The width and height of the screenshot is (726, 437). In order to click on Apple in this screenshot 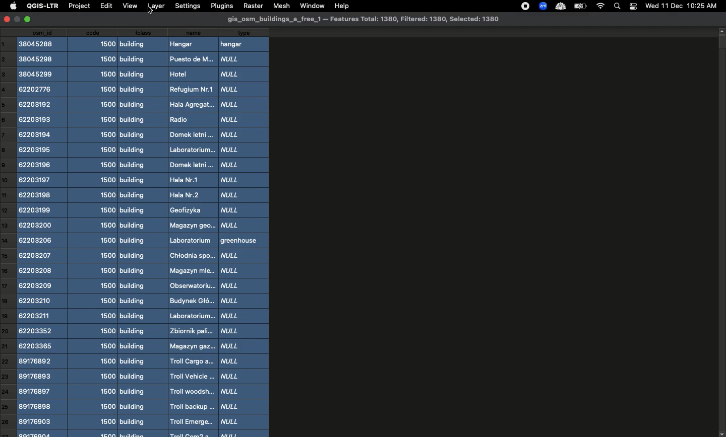, I will do `click(12, 7)`.